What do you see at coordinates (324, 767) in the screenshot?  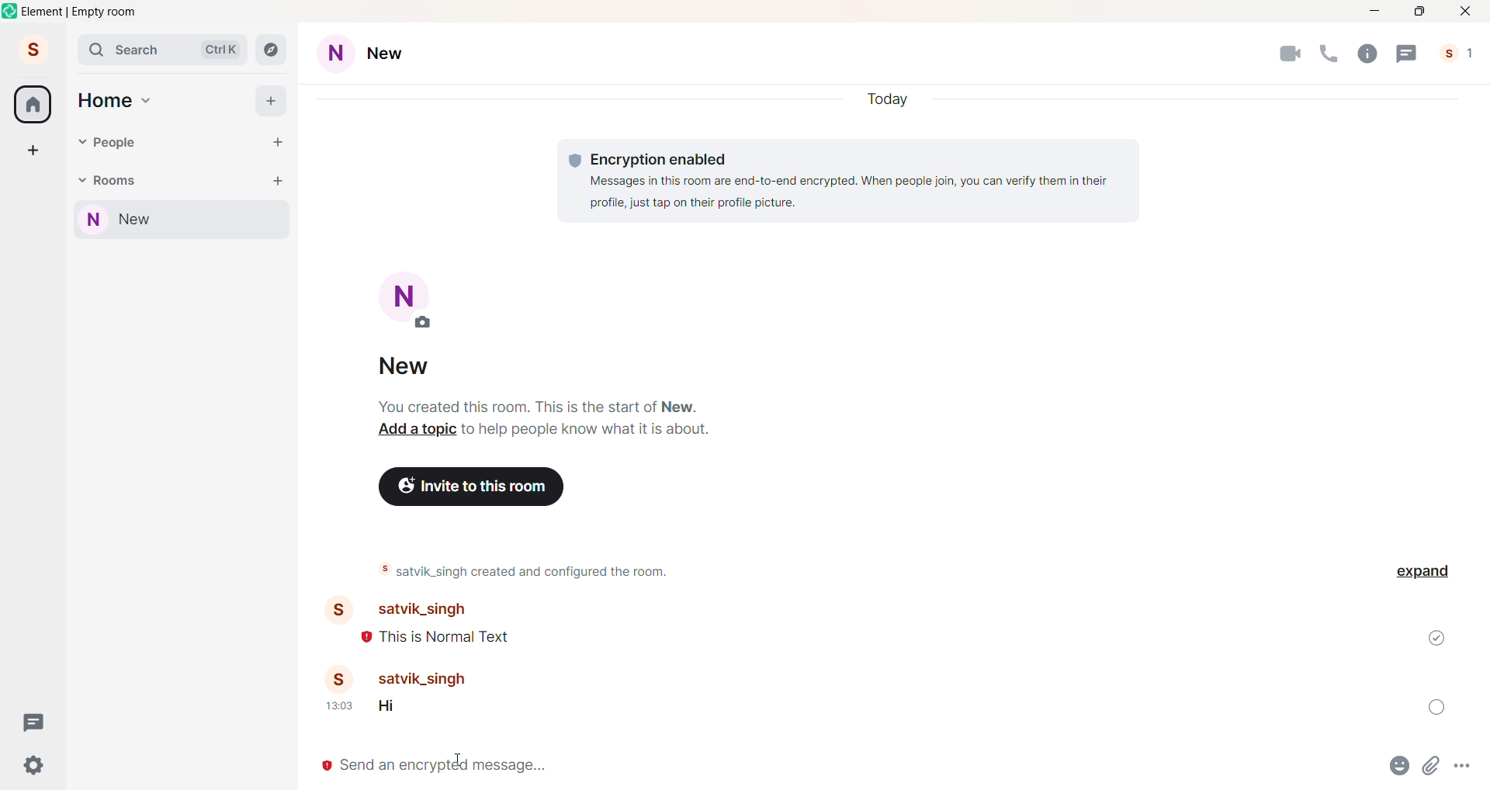 I see `Not Encrypted` at bounding box center [324, 767].